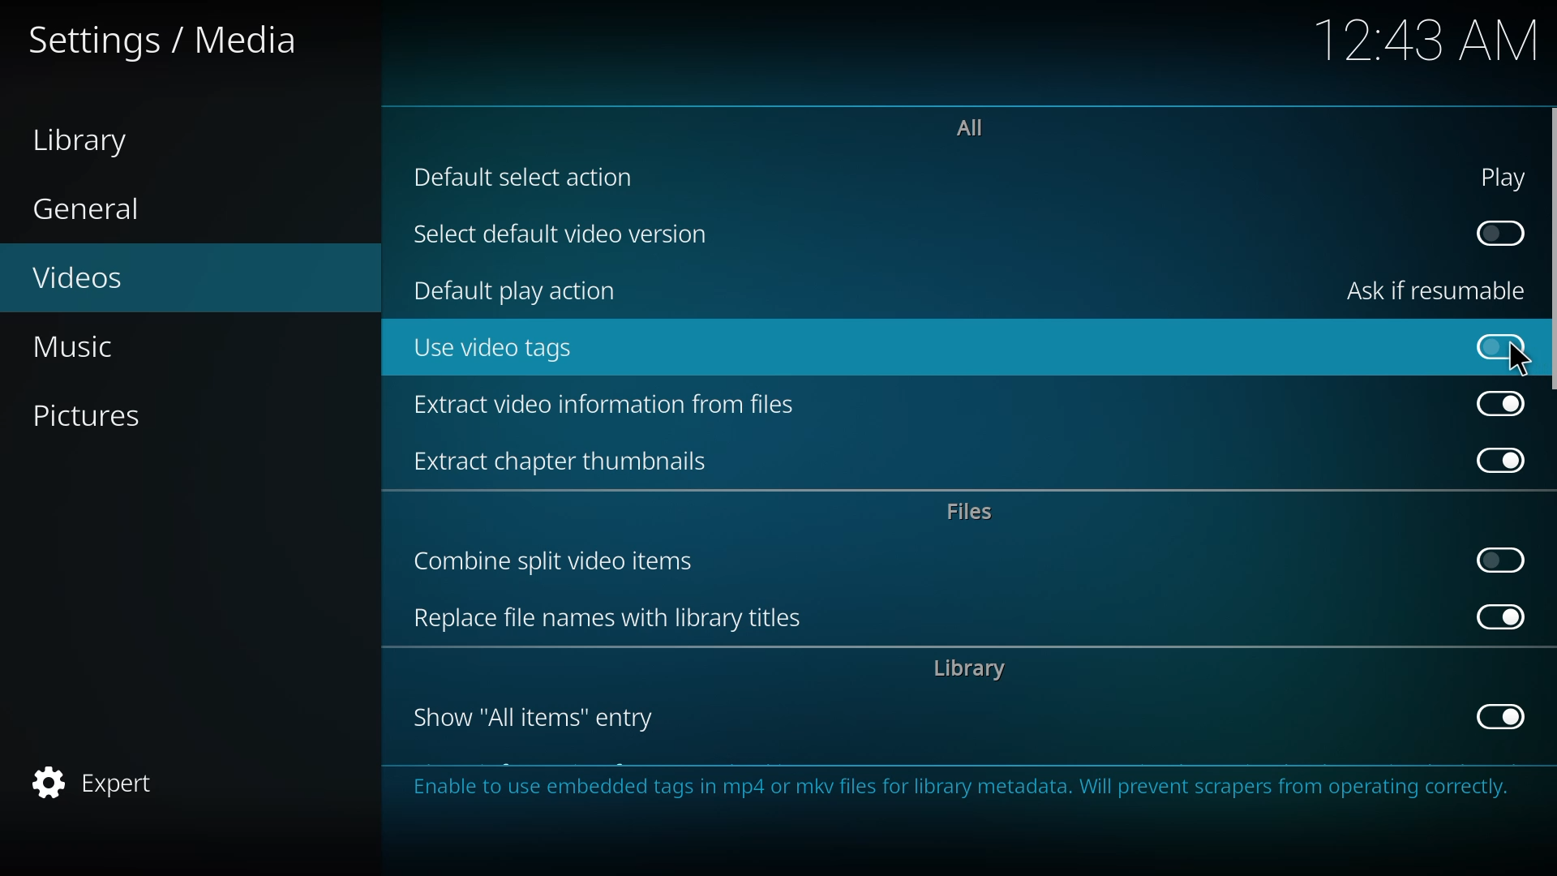 This screenshot has height=876, width=1557. I want to click on default select action, so click(530, 177).